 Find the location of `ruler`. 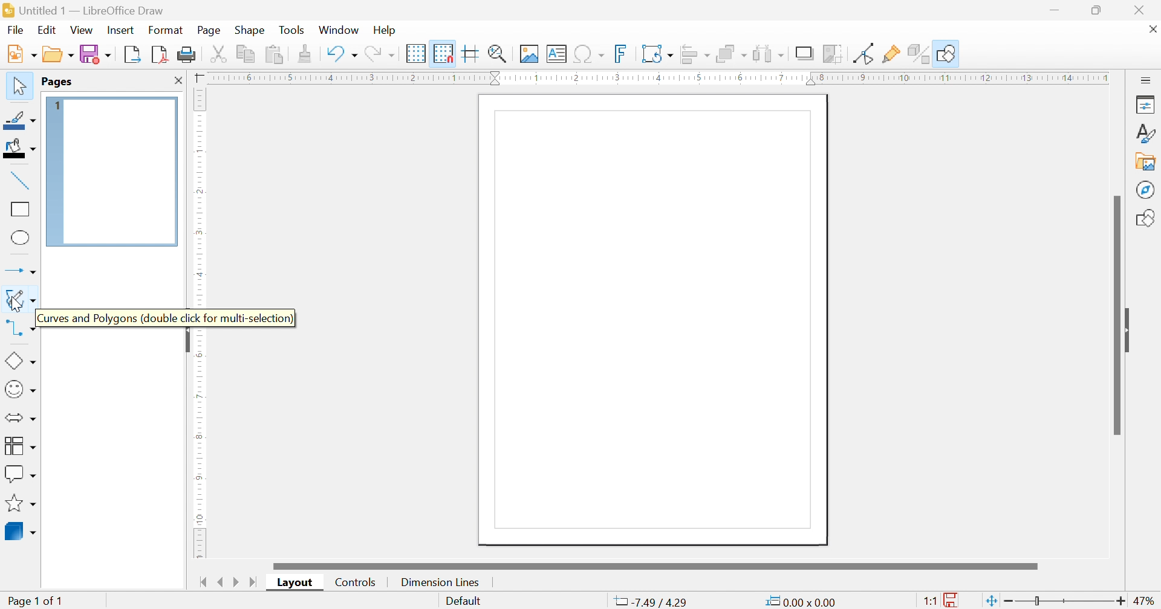

ruler is located at coordinates (200, 197).